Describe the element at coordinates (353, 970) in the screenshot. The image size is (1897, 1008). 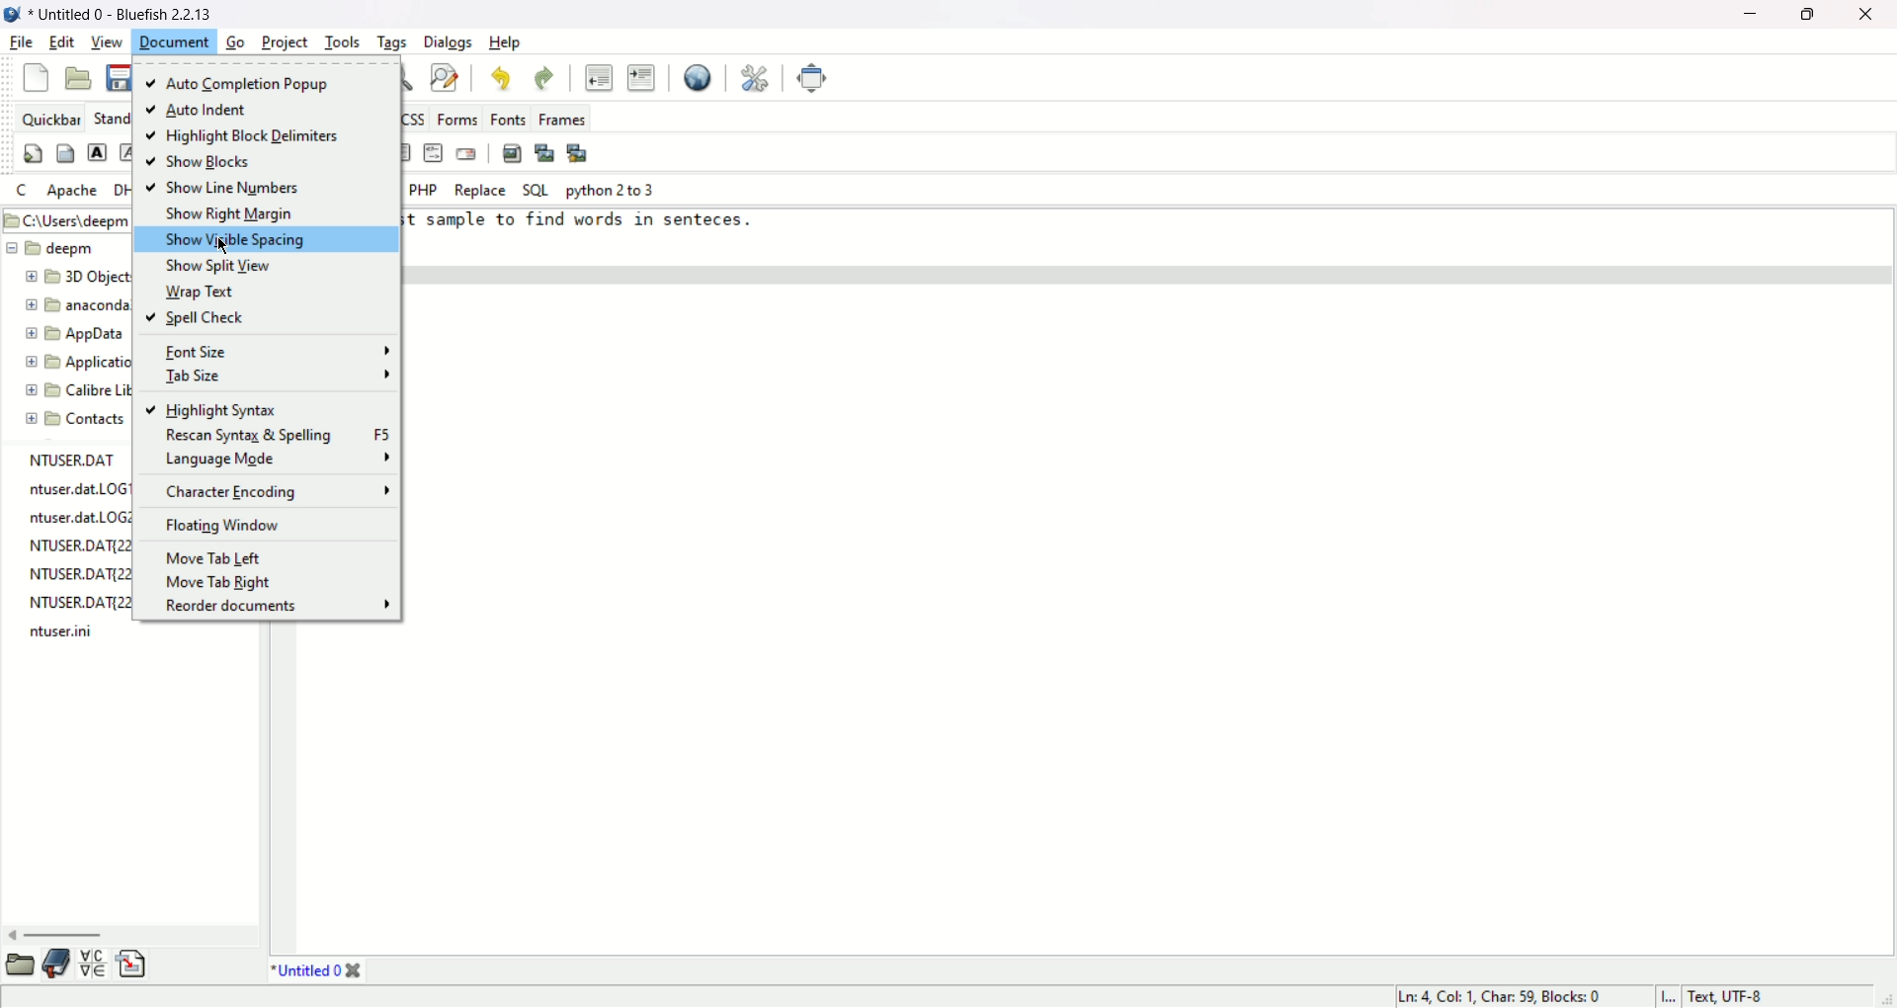
I see `Close tab` at that location.